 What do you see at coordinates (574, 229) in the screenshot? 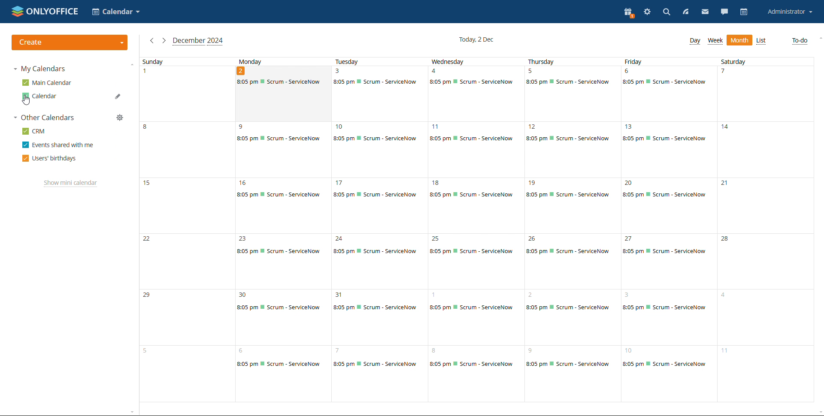
I see `thursday` at bounding box center [574, 229].